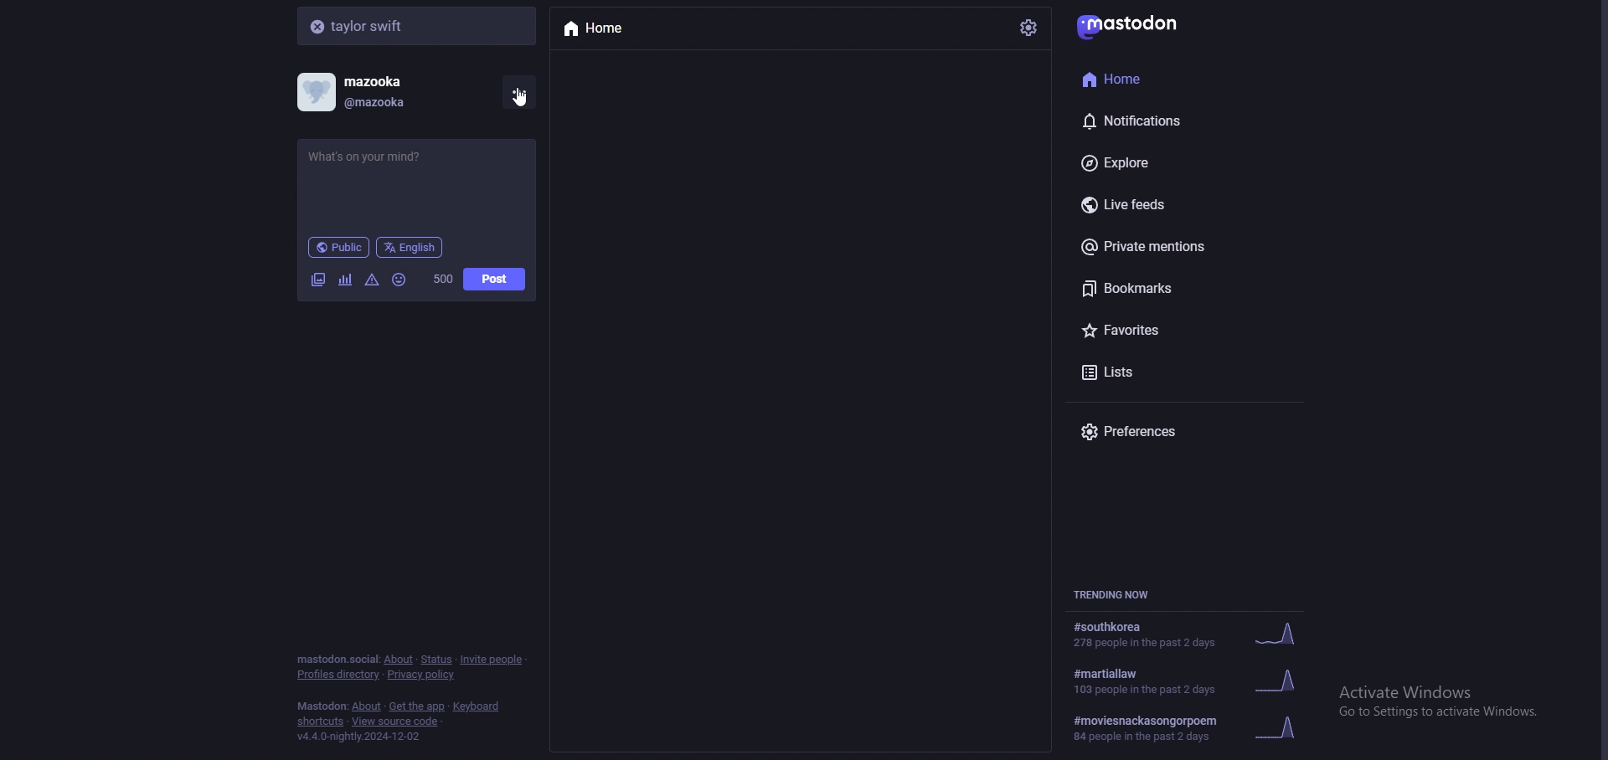 The image size is (1608, 760). Describe the element at coordinates (1172, 163) in the screenshot. I see `explore` at that location.